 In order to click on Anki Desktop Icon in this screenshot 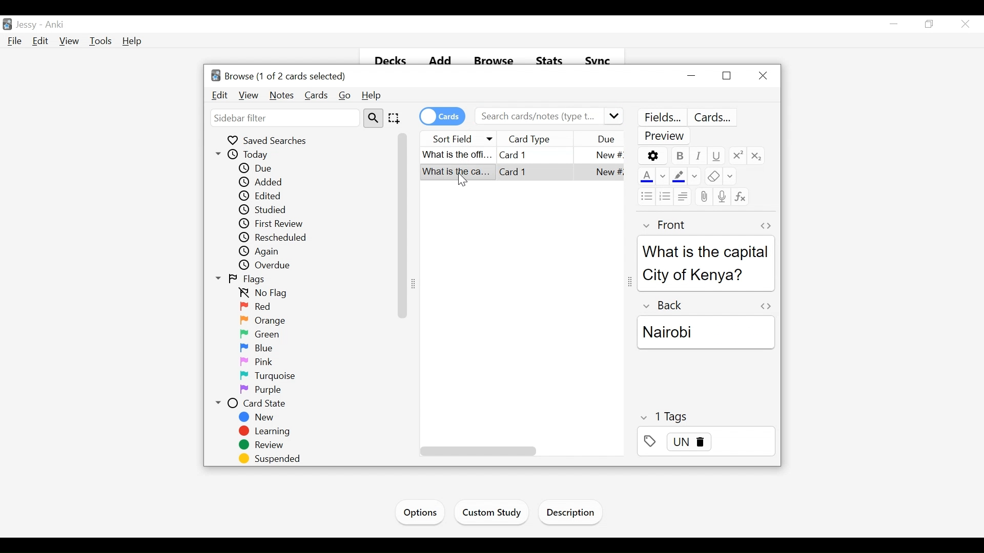, I will do `click(7, 24)`.